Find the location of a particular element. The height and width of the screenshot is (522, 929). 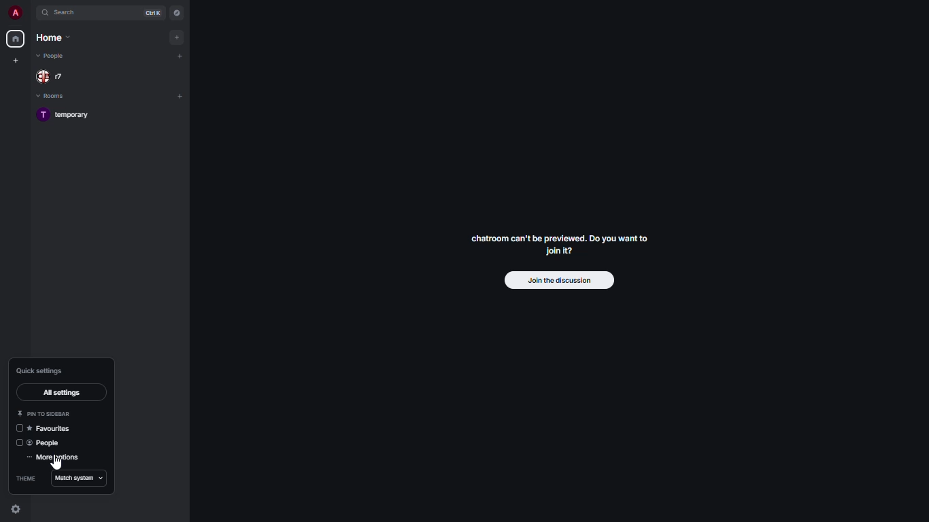

create new space is located at coordinates (16, 60).